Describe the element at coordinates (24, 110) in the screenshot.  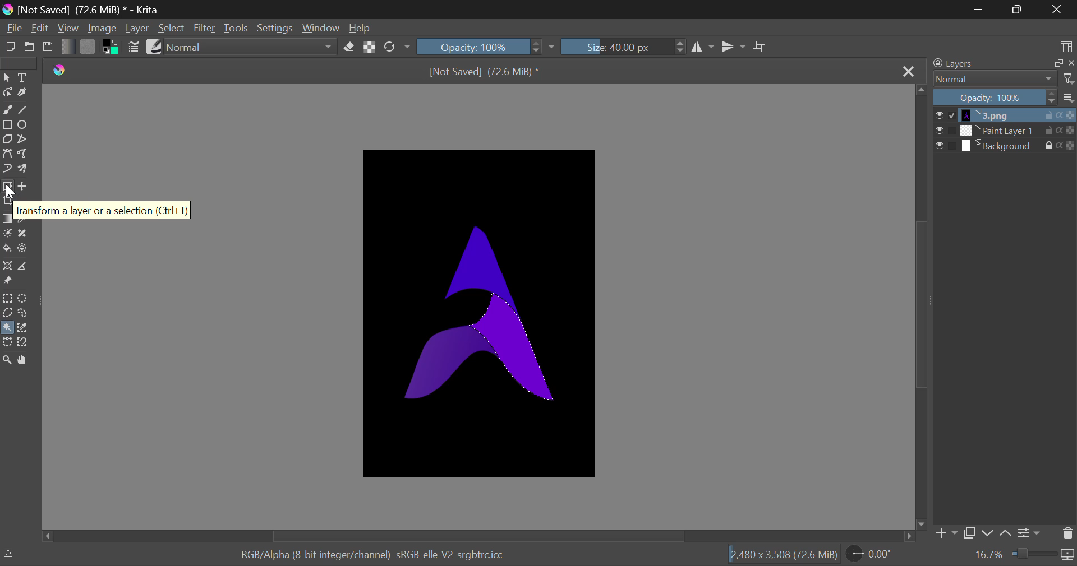
I see `Line` at that location.